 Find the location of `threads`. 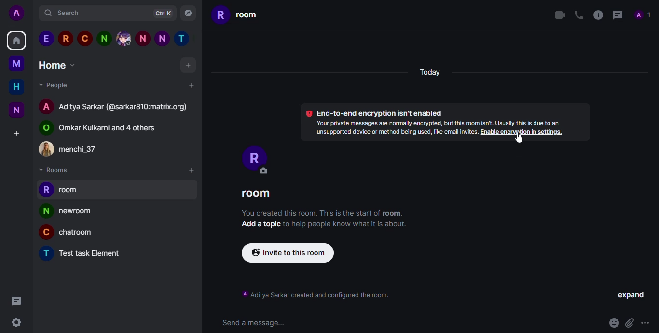

threads is located at coordinates (15, 300).